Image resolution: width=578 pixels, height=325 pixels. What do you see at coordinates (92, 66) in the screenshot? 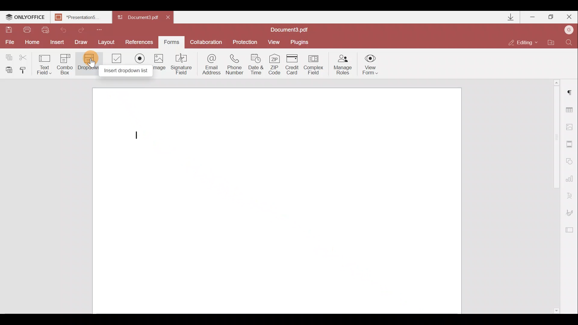
I see `pointer cursor` at bounding box center [92, 66].